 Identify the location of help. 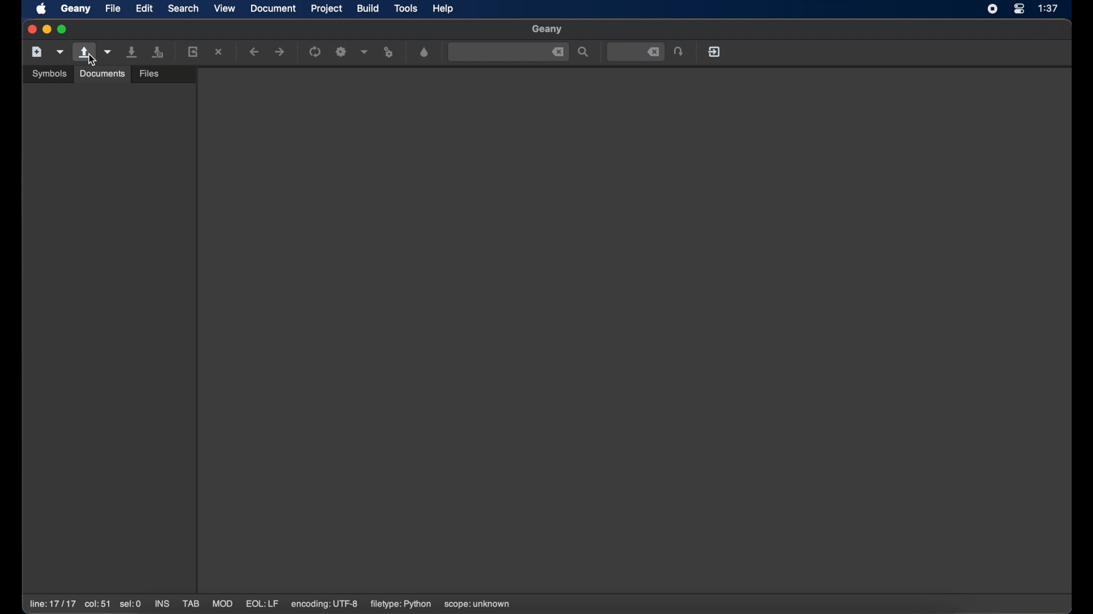
(443, 9).